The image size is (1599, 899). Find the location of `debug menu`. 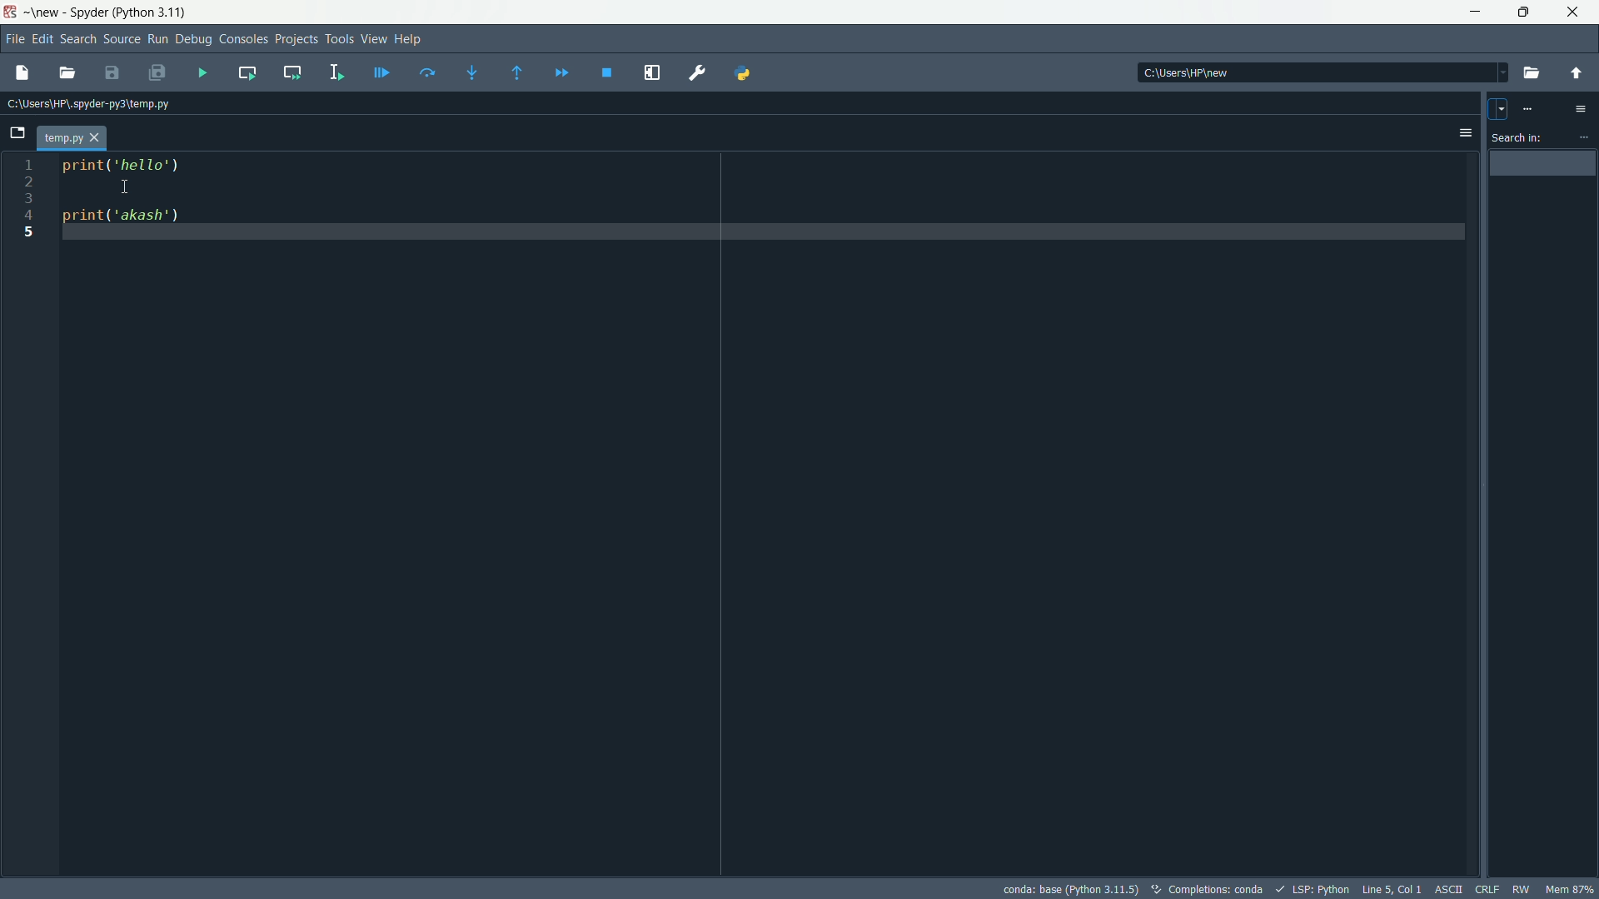

debug menu is located at coordinates (194, 39).